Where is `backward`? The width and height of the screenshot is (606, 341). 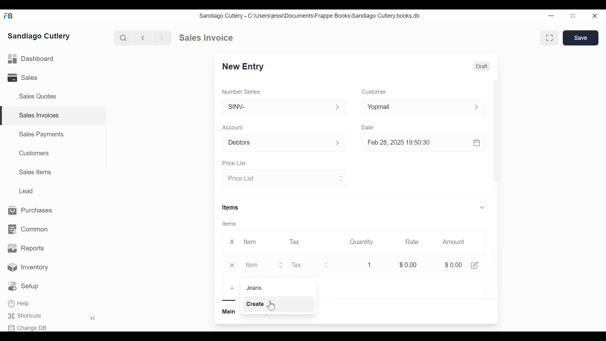
backward is located at coordinates (143, 38).